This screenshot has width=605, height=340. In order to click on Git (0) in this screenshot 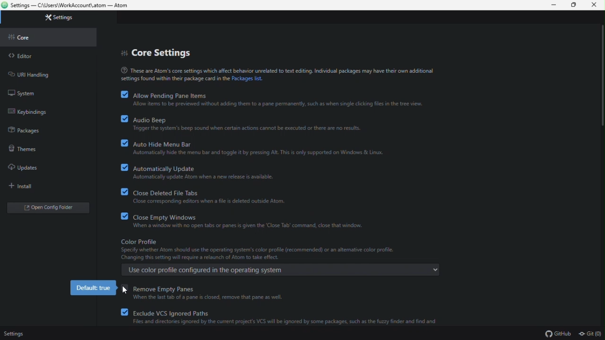, I will do `click(589, 334)`.